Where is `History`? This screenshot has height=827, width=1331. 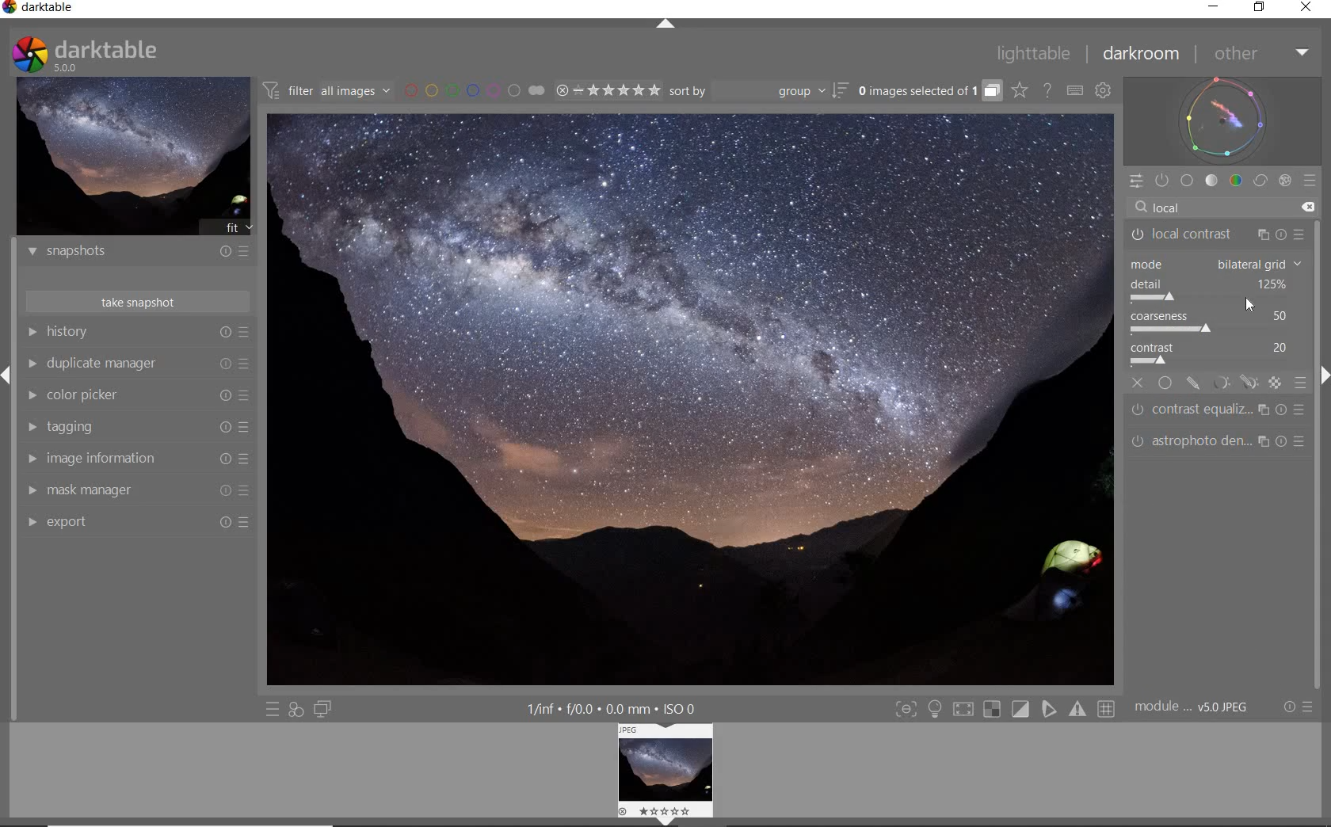 History is located at coordinates (82, 333).